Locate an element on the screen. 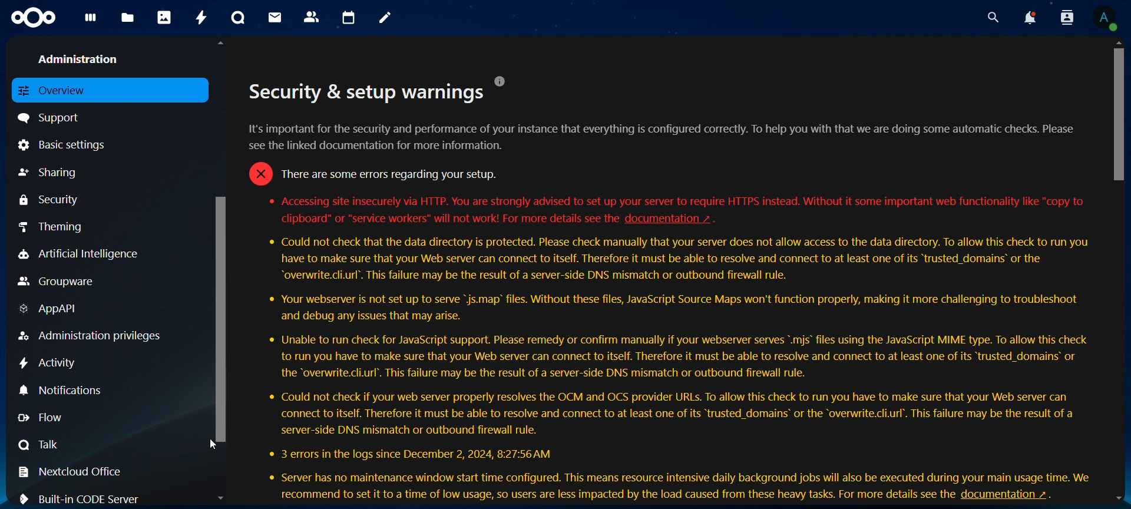  activity is located at coordinates (203, 18).